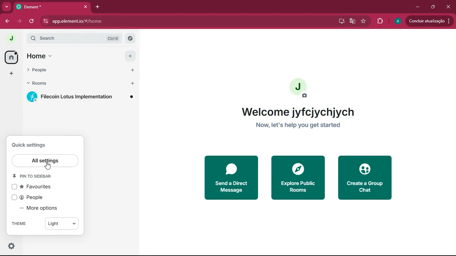 This screenshot has height=256, width=456. What do you see at coordinates (80, 38) in the screenshot?
I see `search` at bounding box center [80, 38].